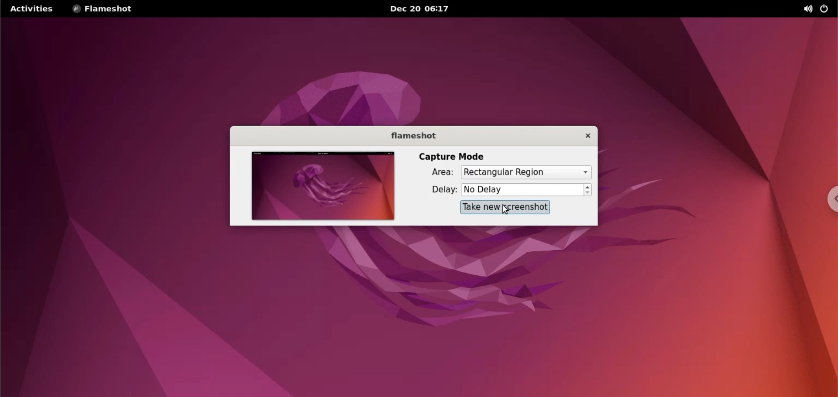  What do you see at coordinates (31, 10) in the screenshot?
I see `activities` at bounding box center [31, 10].